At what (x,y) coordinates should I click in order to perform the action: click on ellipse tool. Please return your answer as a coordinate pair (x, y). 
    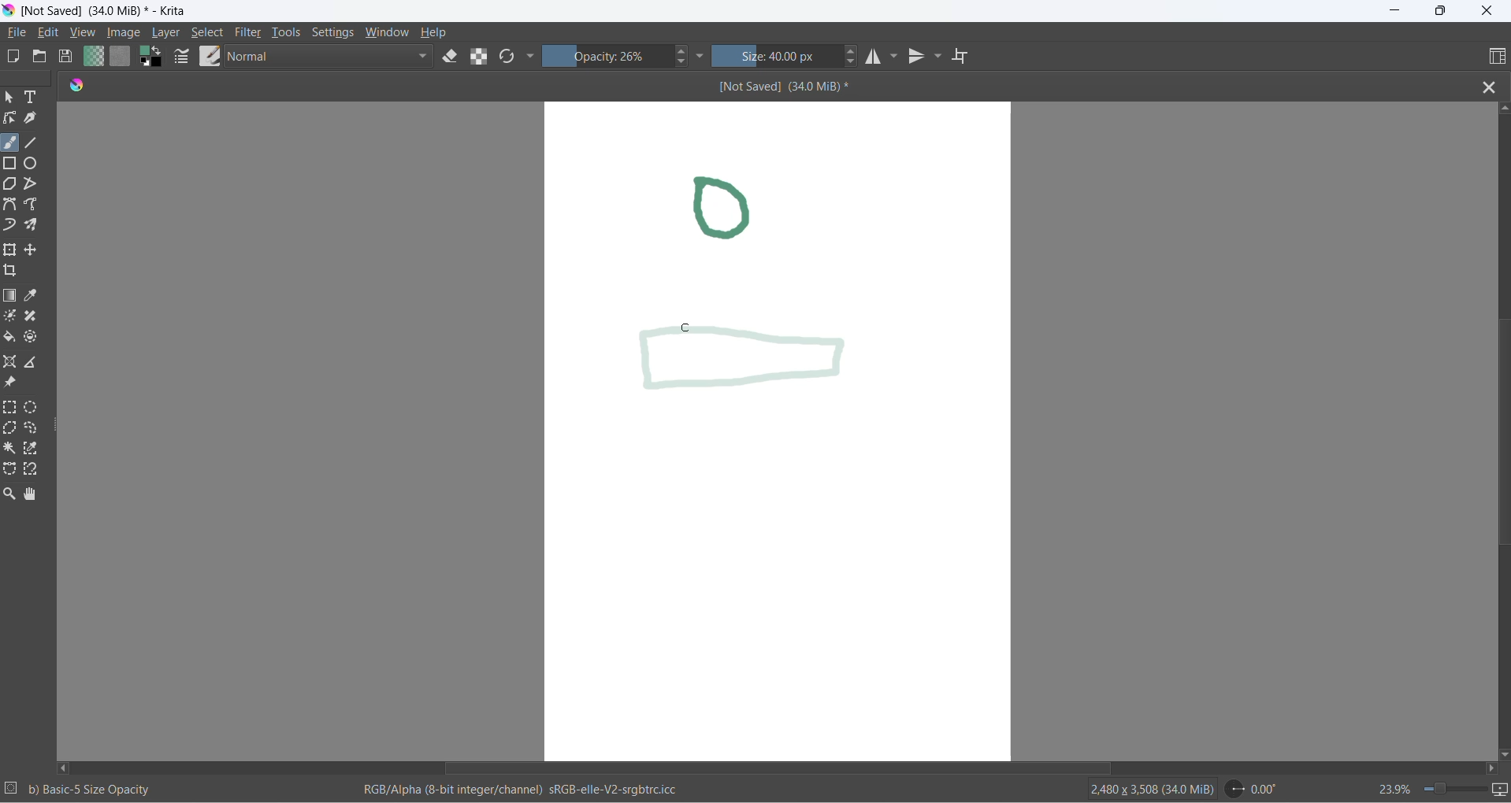
    Looking at the image, I should click on (39, 164).